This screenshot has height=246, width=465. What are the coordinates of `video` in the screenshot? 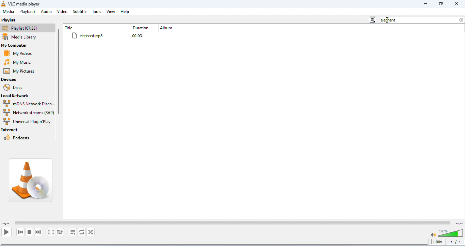 It's located at (62, 11).